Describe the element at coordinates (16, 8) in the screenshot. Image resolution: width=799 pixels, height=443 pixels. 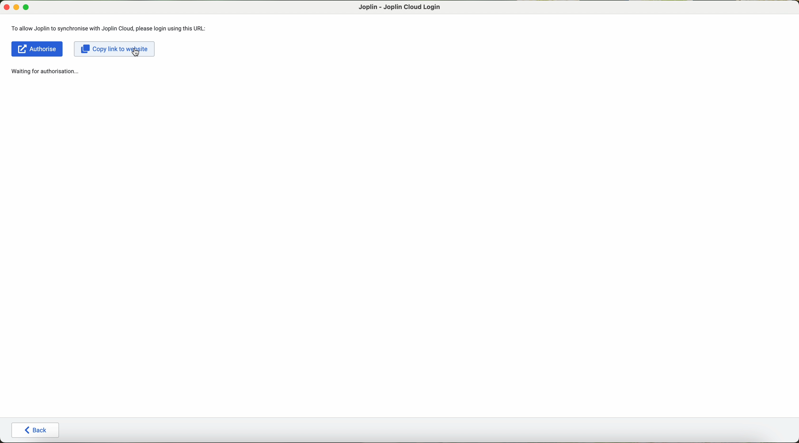
I see `minimize Joplin` at that location.